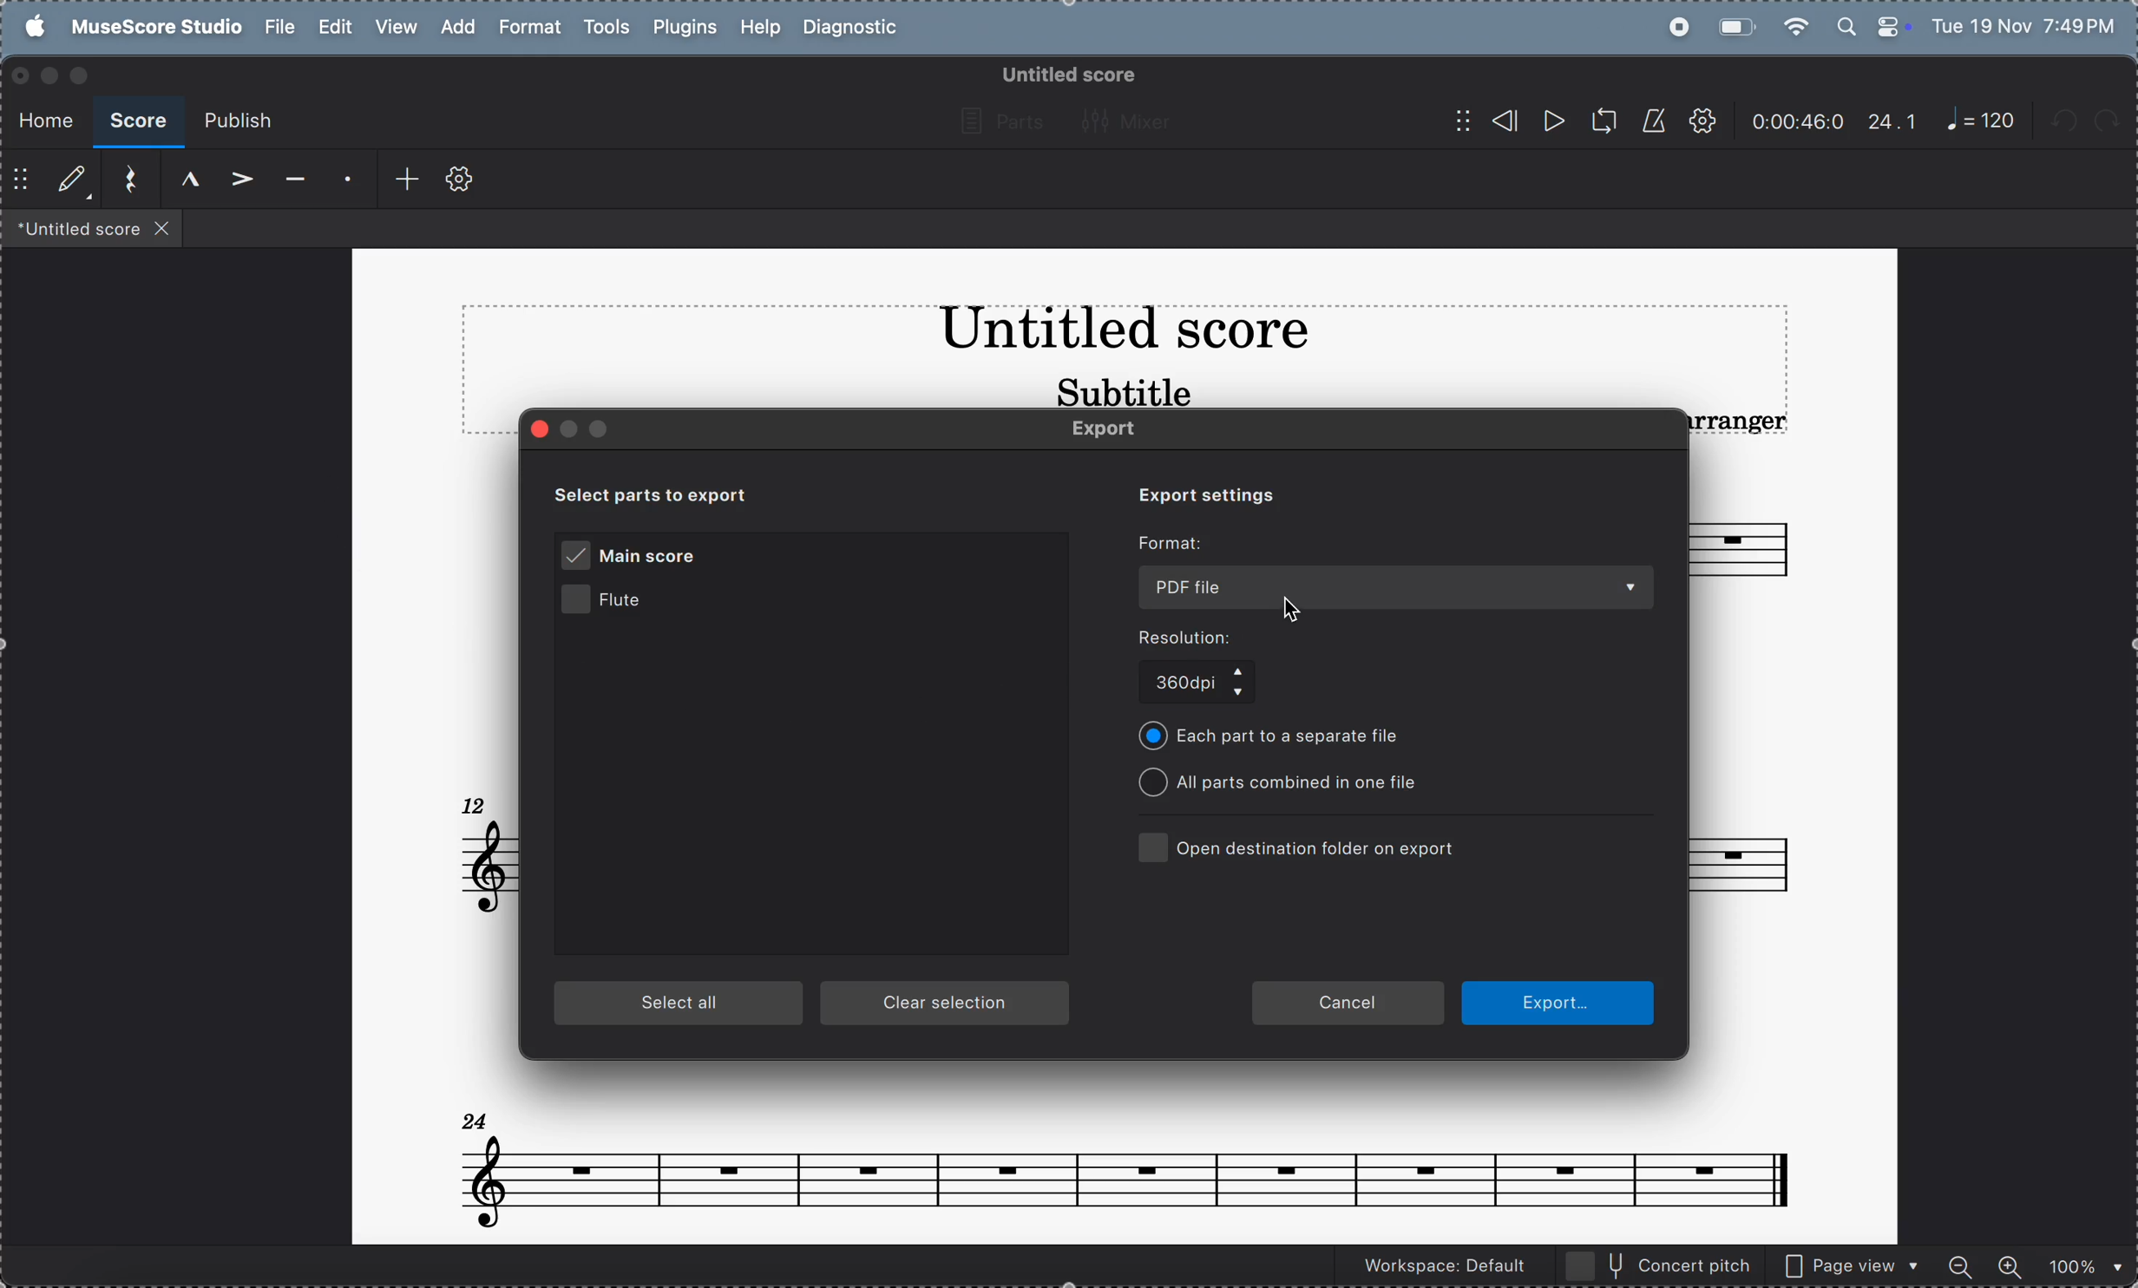 The height and width of the screenshot is (1288, 2138). Describe the element at coordinates (137, 122) in the screenshot. I see `score` at that location.